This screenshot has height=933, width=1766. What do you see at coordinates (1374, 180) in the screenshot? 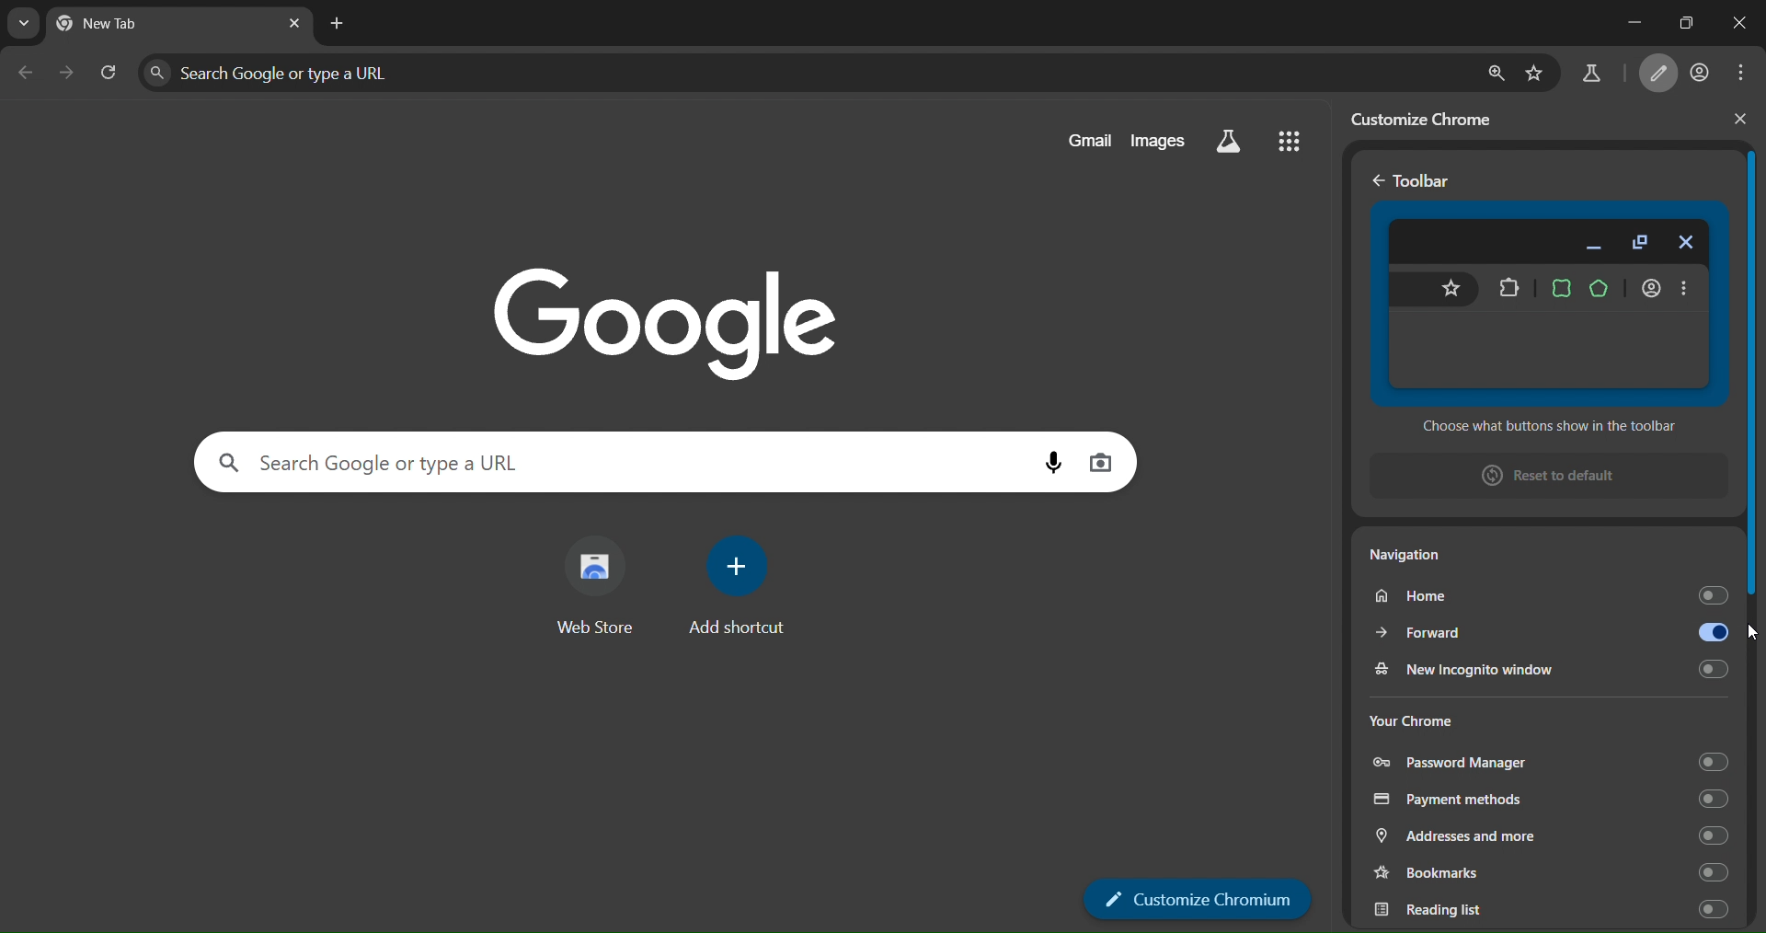
I see `back` at bounding box center [1374, 180].